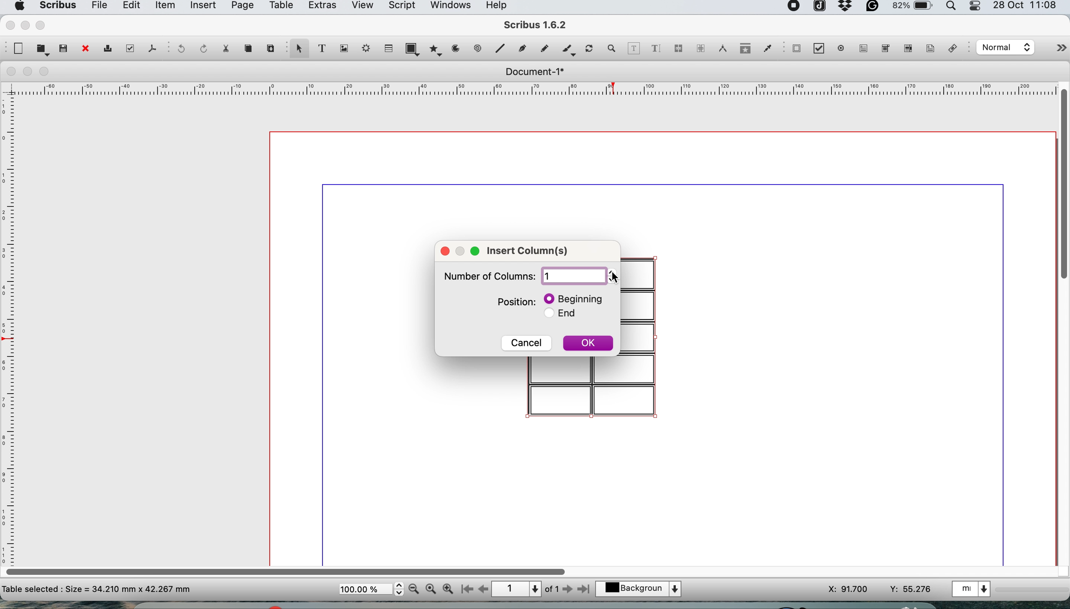 The height and width of the screenshot is (609, 1070). What do you see at coordinates (269, 47) in the screenshot?
I see `paste` at bounding box center [269, 47].